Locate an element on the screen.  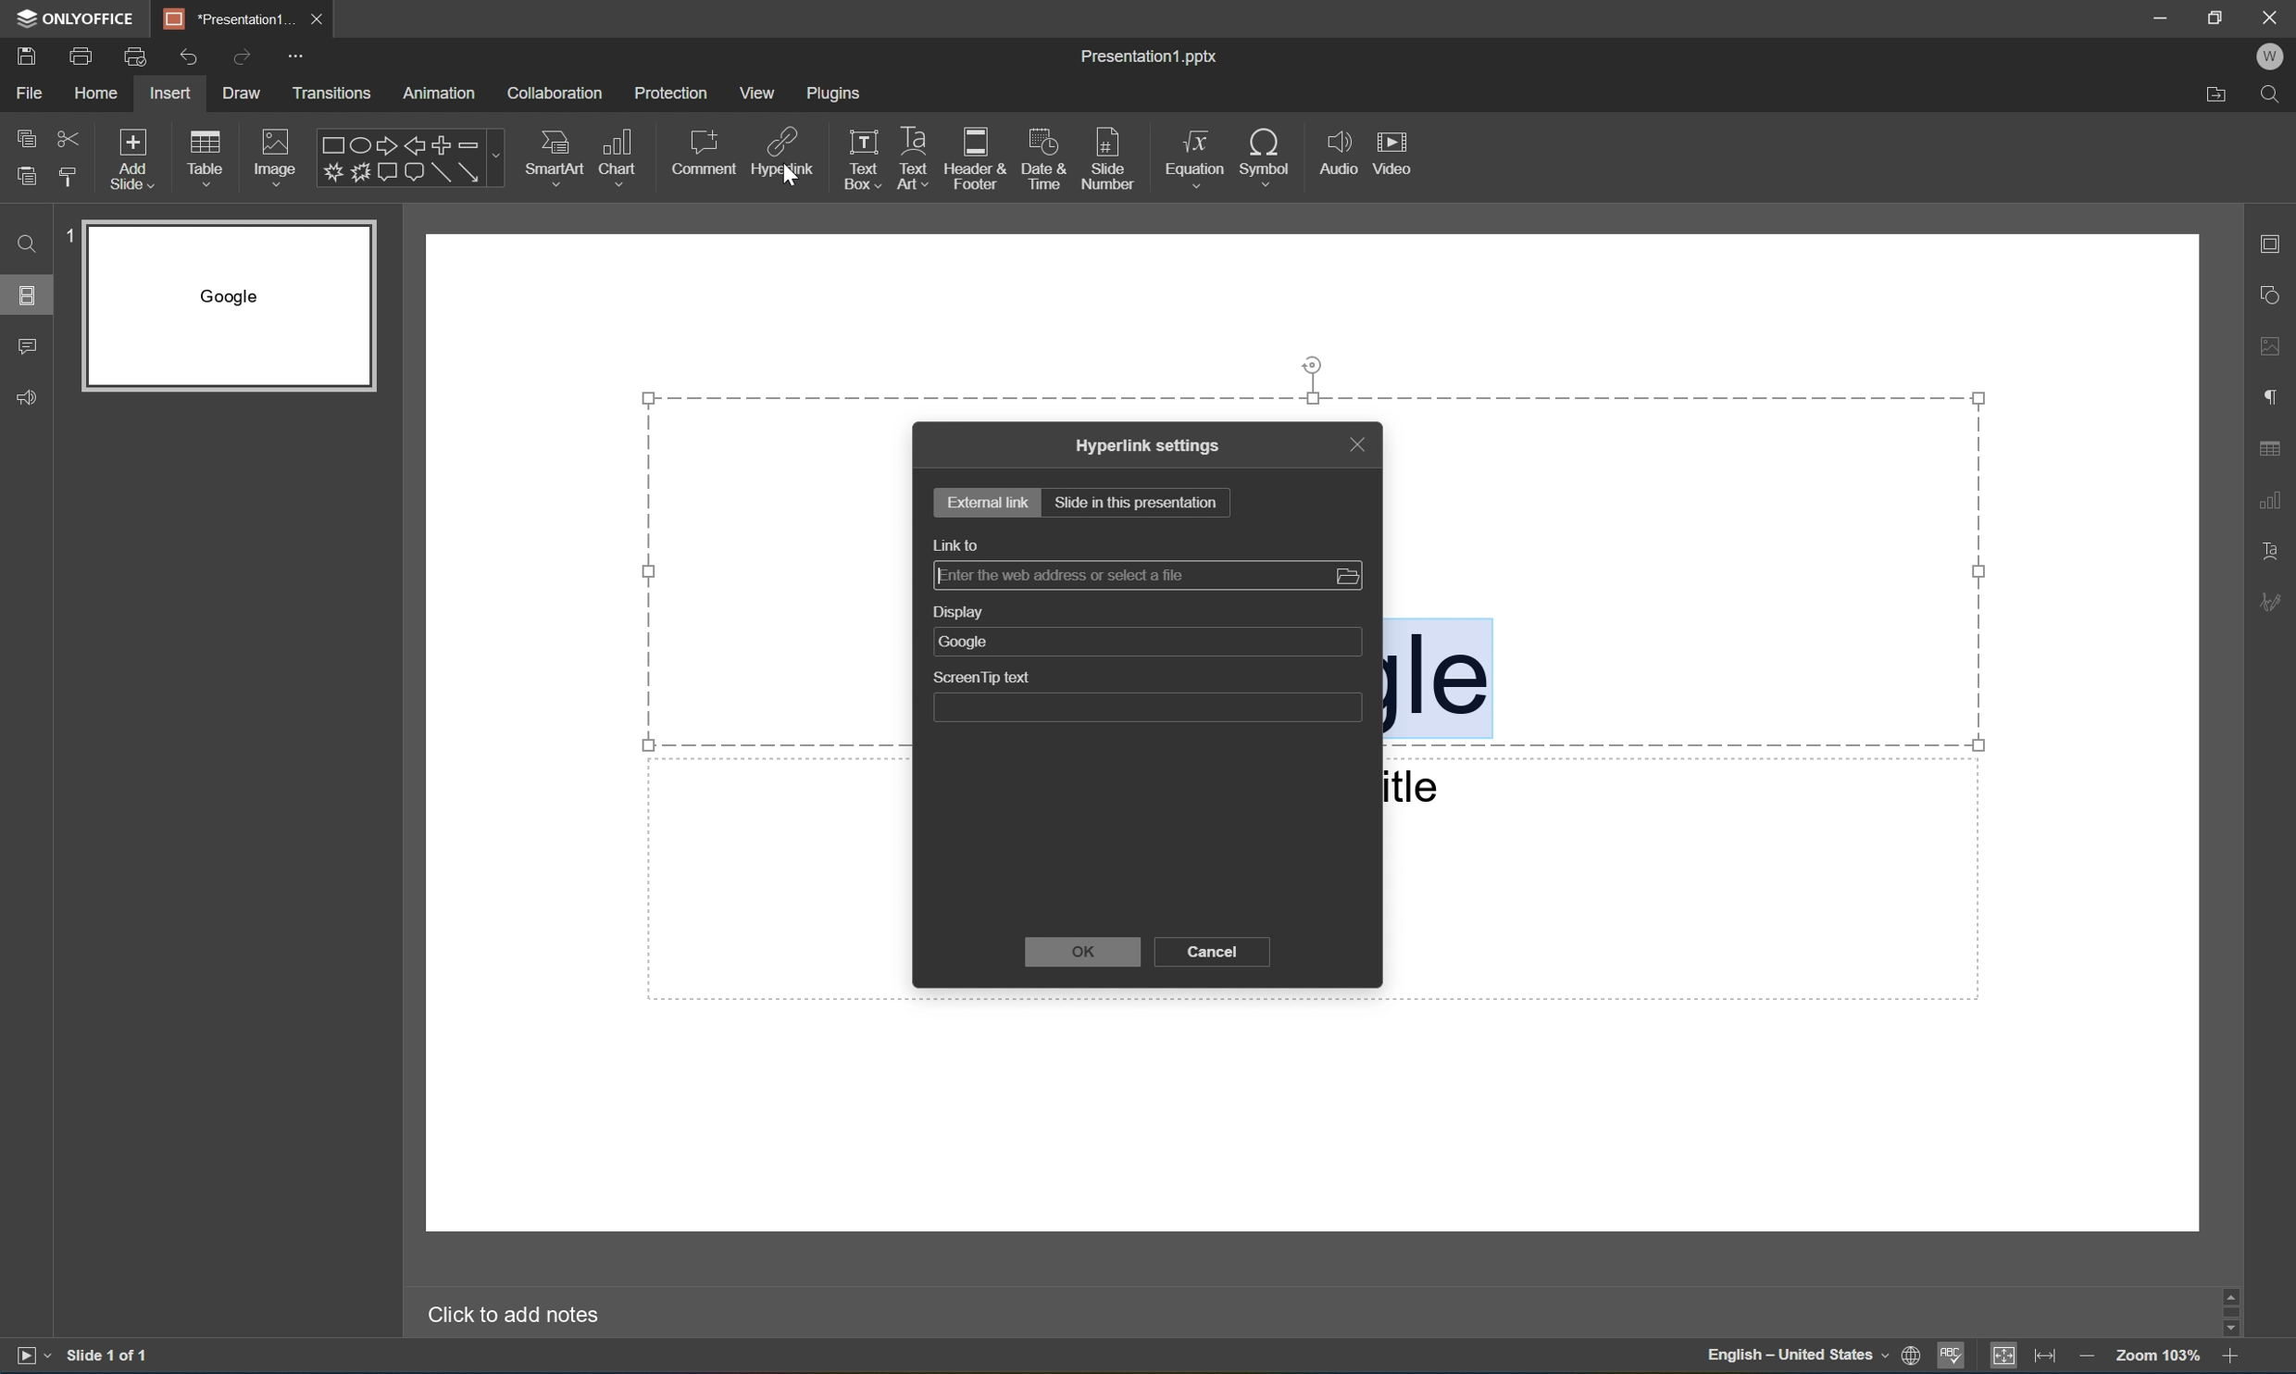
Find is located at coordinates (2273, 94).